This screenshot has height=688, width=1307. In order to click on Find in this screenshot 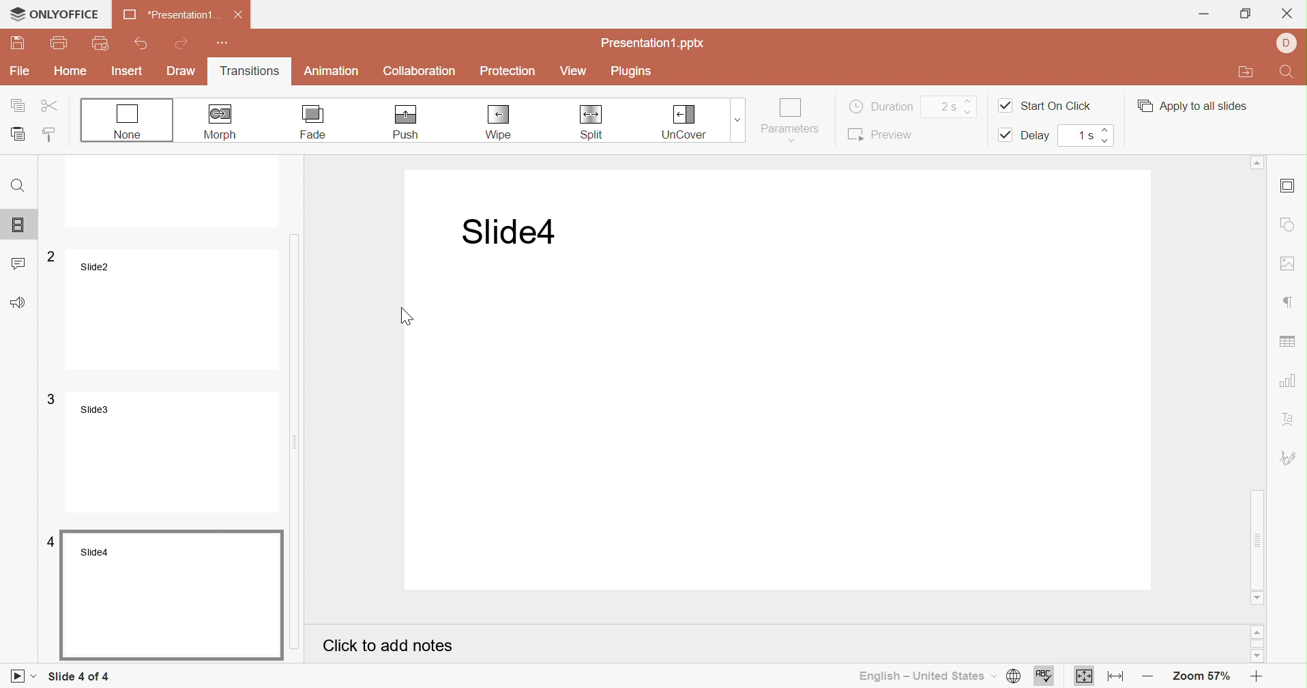, I will do `click(1289, 71)`.